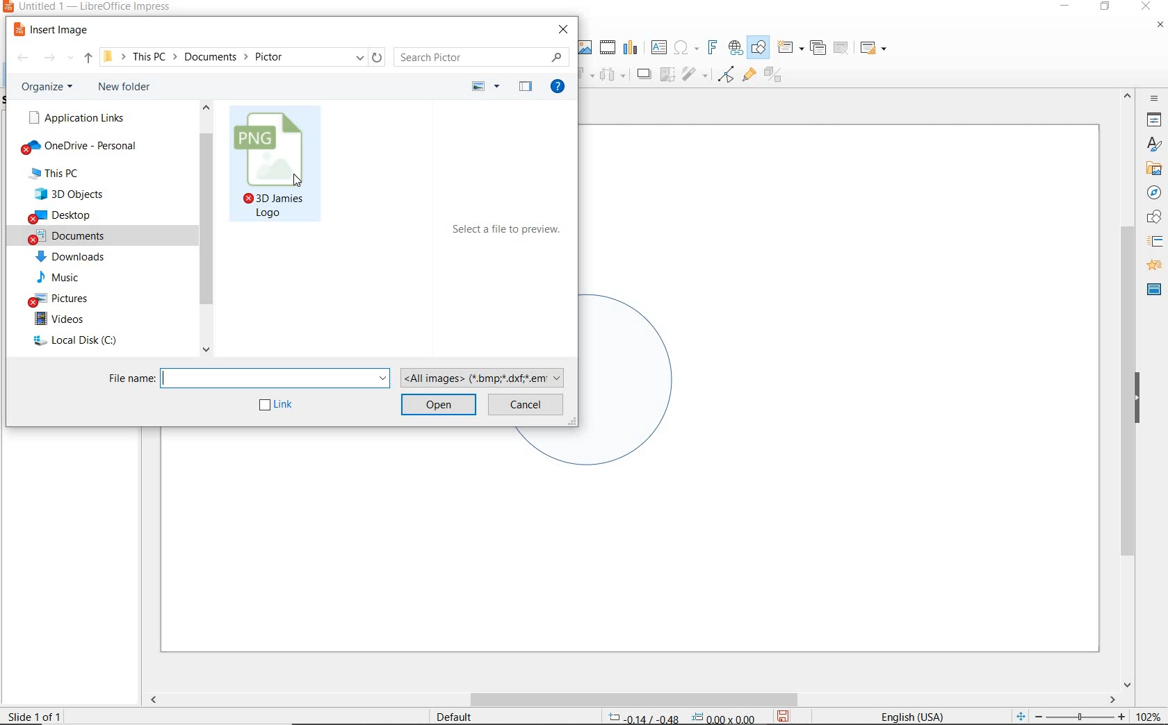 Image resolution: width=1168 pixels, height=725 pixels. Describe the element at coordinates (128, 89) in the screenshot. I see `new folder` at that location.